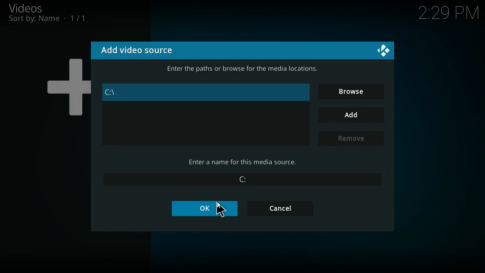 The width and height of the screenshot is (485, 273). Describe the element at coordinates (241, 180) in the screenshot. I see `C:` at that location.